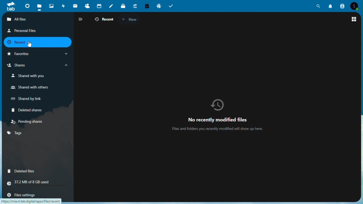 The width and height of the screenshot is (363, 204). I want to click on Pending shares, so click(29, 122).